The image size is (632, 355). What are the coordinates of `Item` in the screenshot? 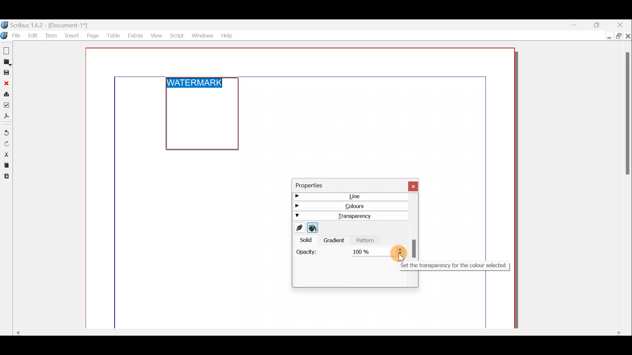 It's located at (53, 35).